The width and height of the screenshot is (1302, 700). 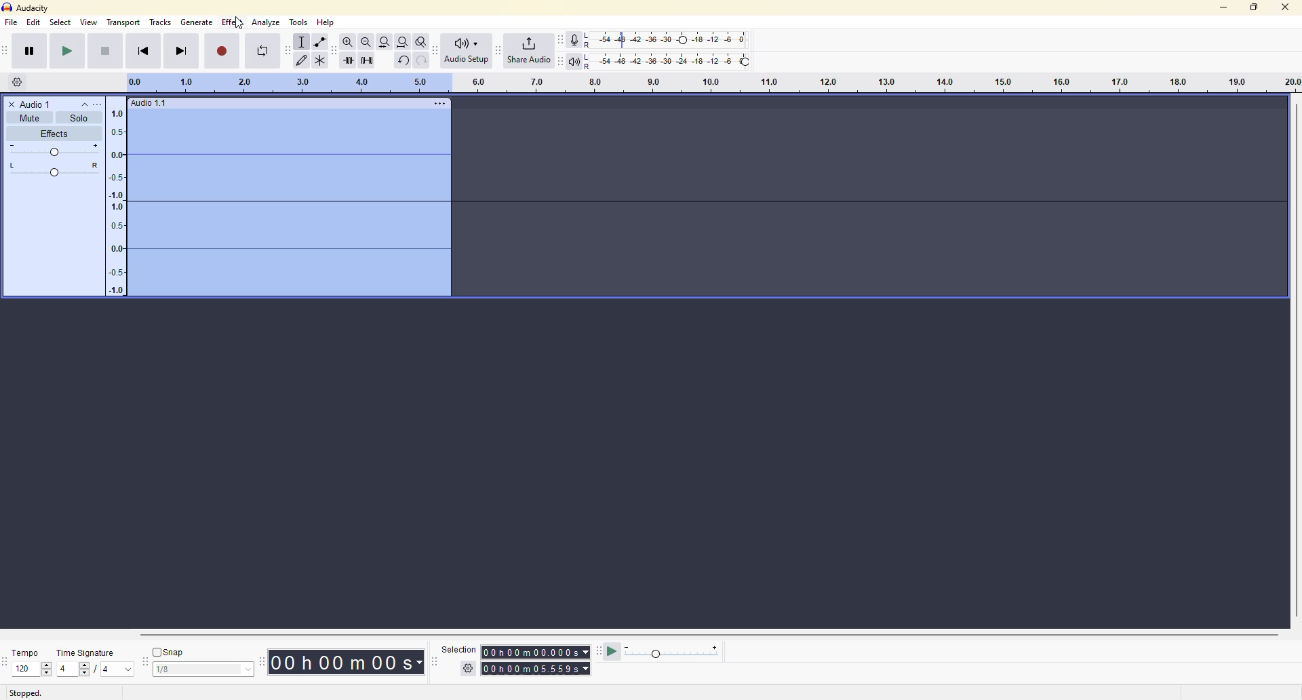 What do you see at coordinates (28, 118) in the screenshot?
I see `mute` at bounding box center [28, 118].